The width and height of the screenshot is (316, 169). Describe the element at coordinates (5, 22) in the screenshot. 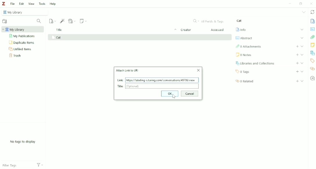

I see `New Collection` at that location.